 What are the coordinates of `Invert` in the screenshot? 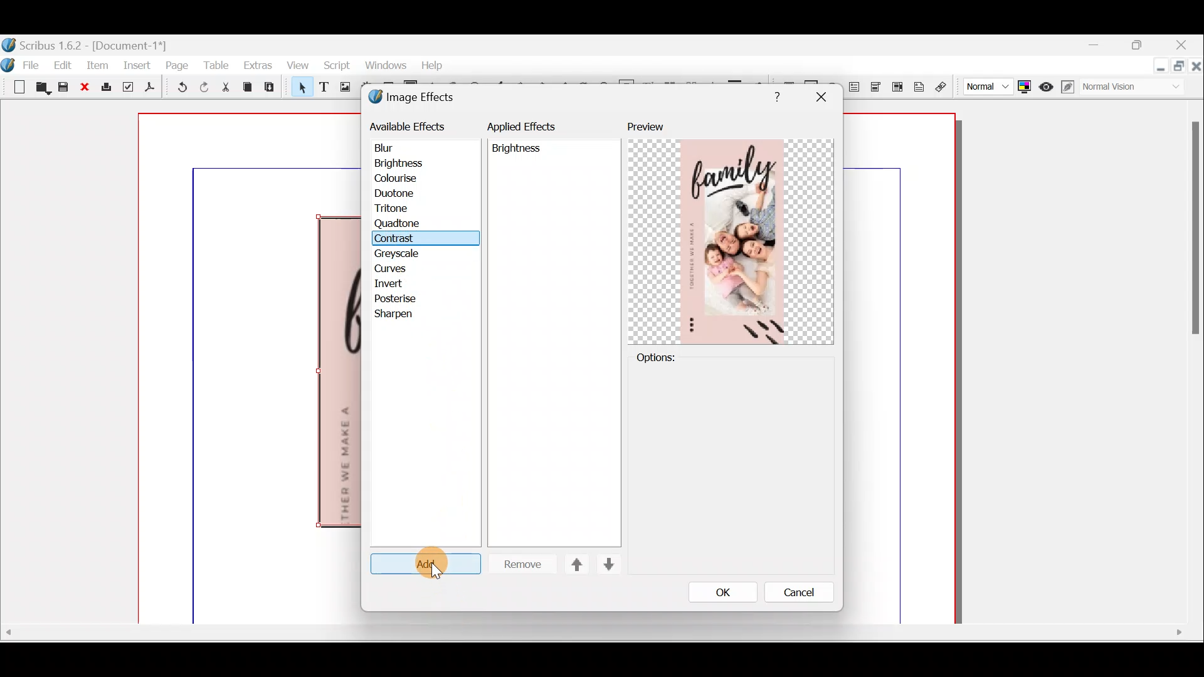 It's located at (400, 284).